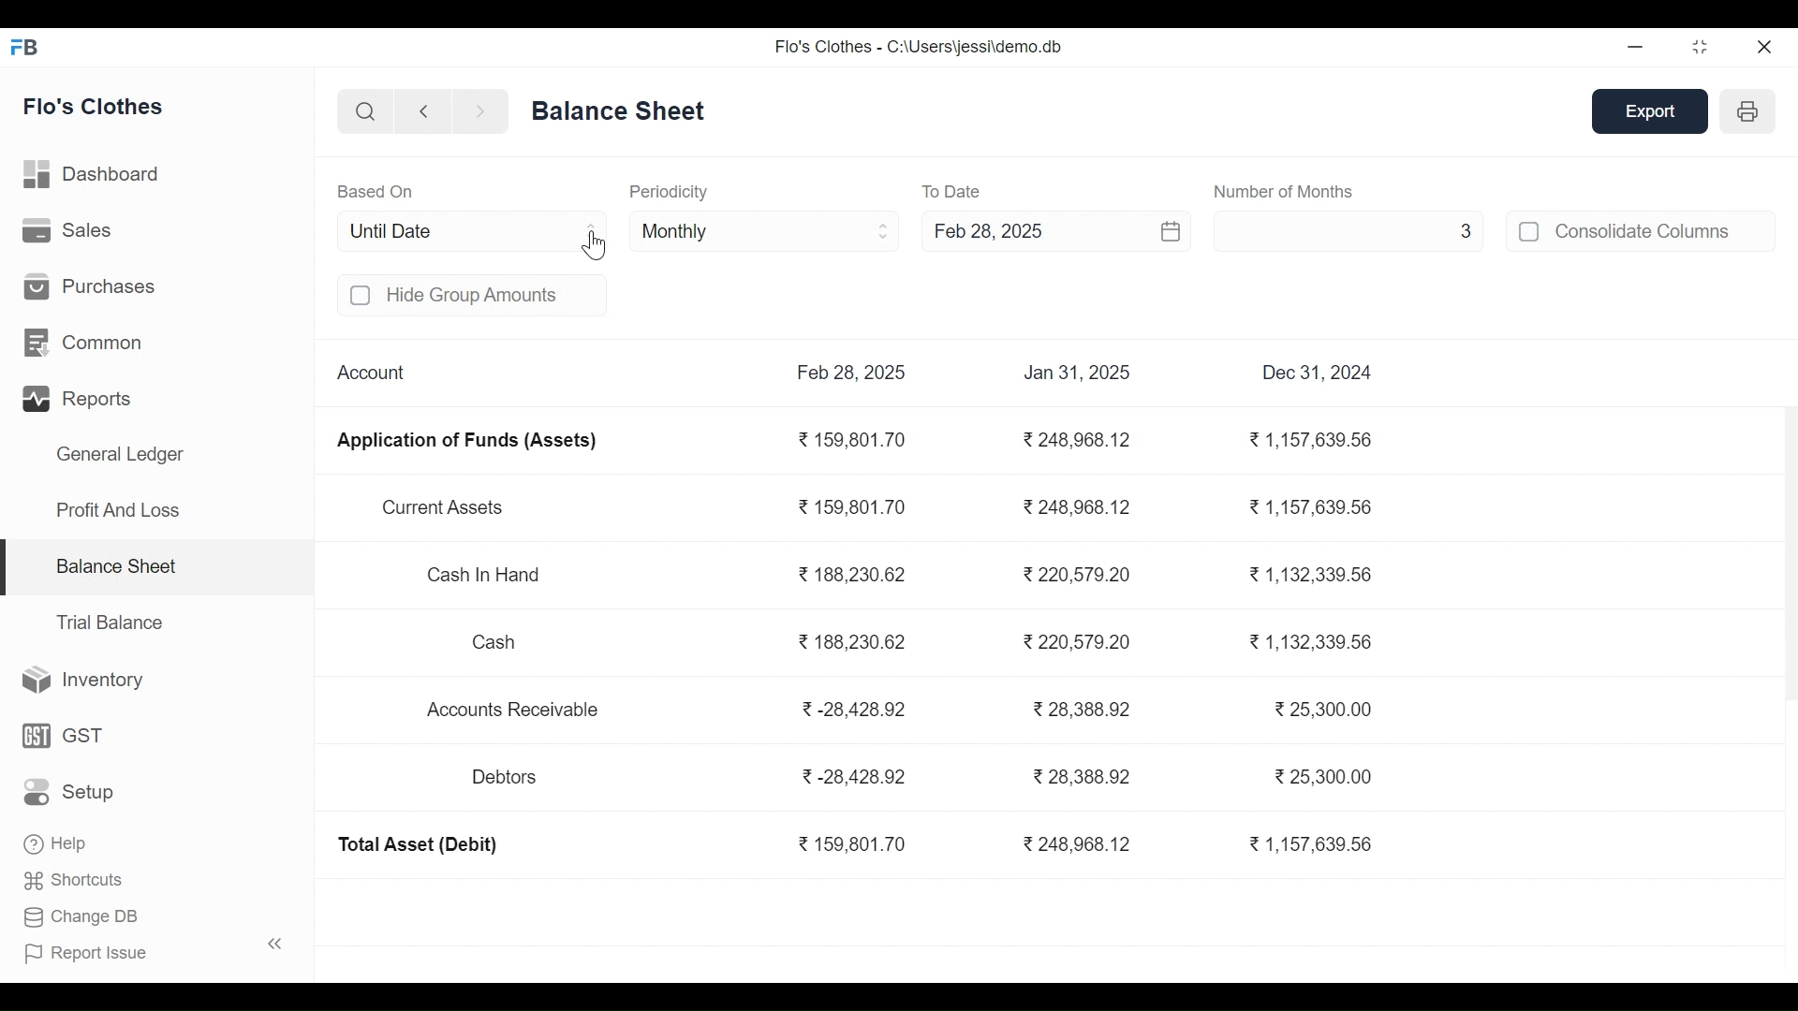  What do you see at coordinates (81, 400) in the screenshot?
I see `reports` at bounding box center [81, 400].